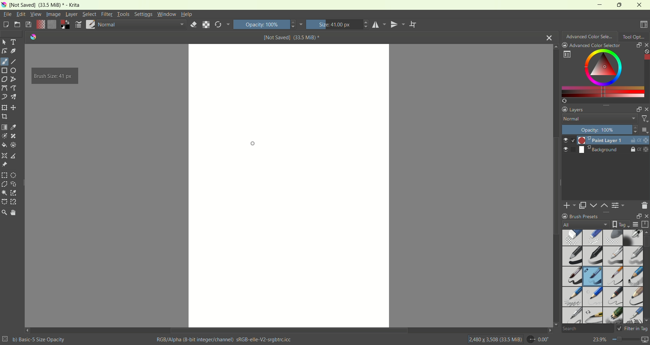 The width and height of the screenshot is (650, 345). Describe the element at coordinates (633, 296) in the screenshot. I see `pencil 3 large 4 b` at that location.